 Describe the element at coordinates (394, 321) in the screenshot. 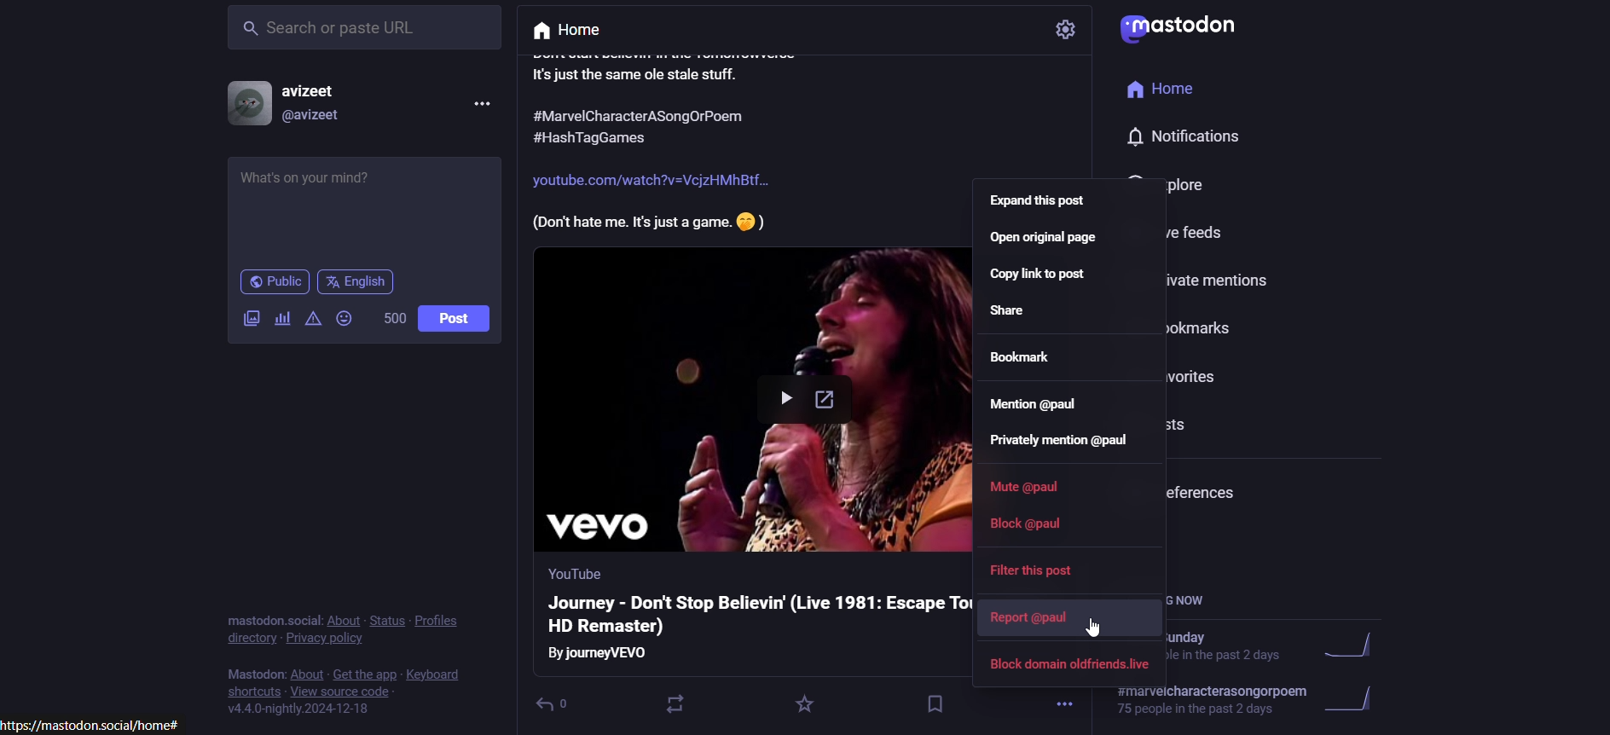

I see `word limit` at that location.